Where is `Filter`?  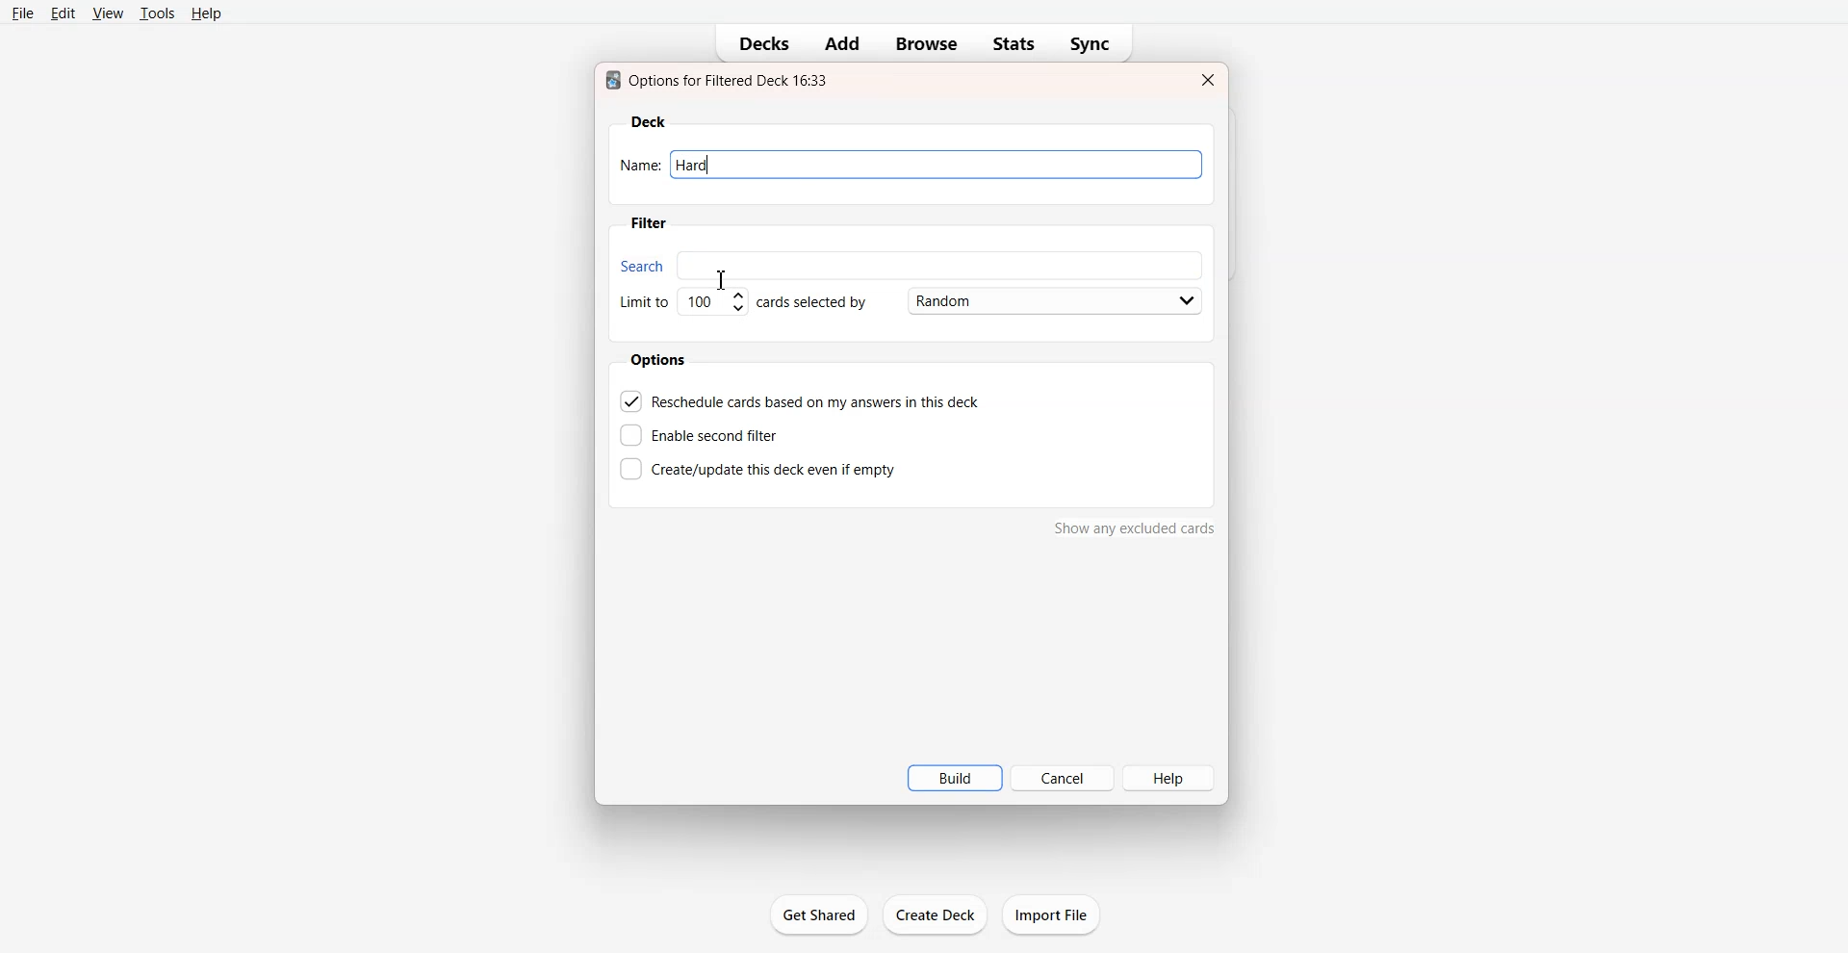
Filter is located at coordinates (648, 223).